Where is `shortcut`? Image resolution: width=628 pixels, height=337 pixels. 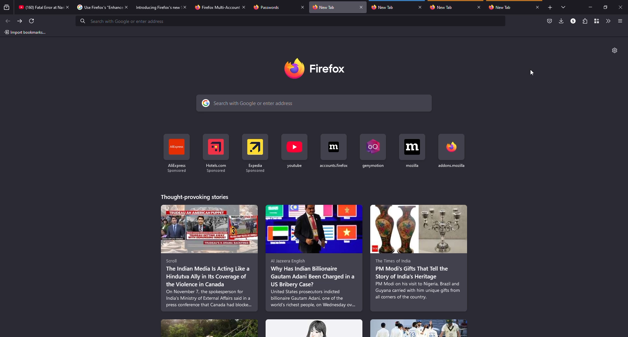 shortcut is located at coordinates (217, 152).